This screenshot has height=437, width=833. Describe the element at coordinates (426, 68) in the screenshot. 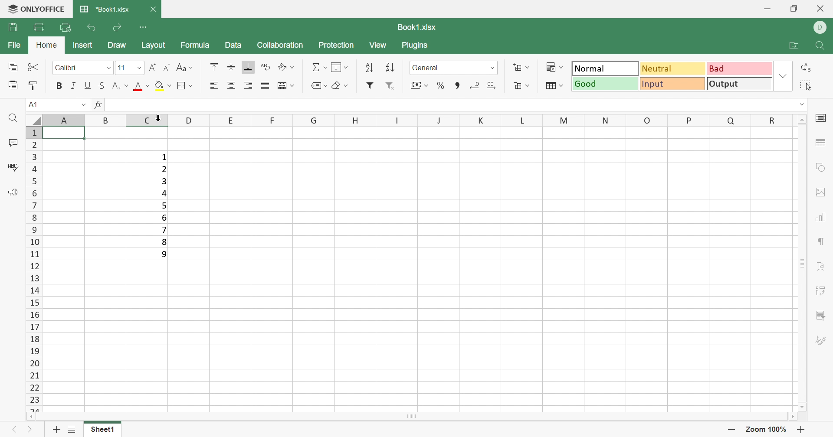

I see `General` at that location.